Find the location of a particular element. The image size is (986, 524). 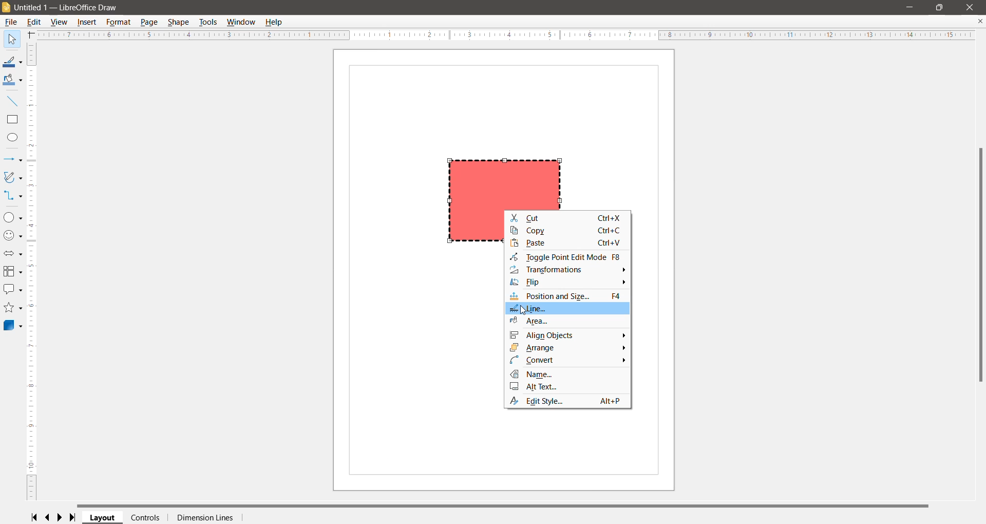

Block Arrows is located at coordinates (13, 254).